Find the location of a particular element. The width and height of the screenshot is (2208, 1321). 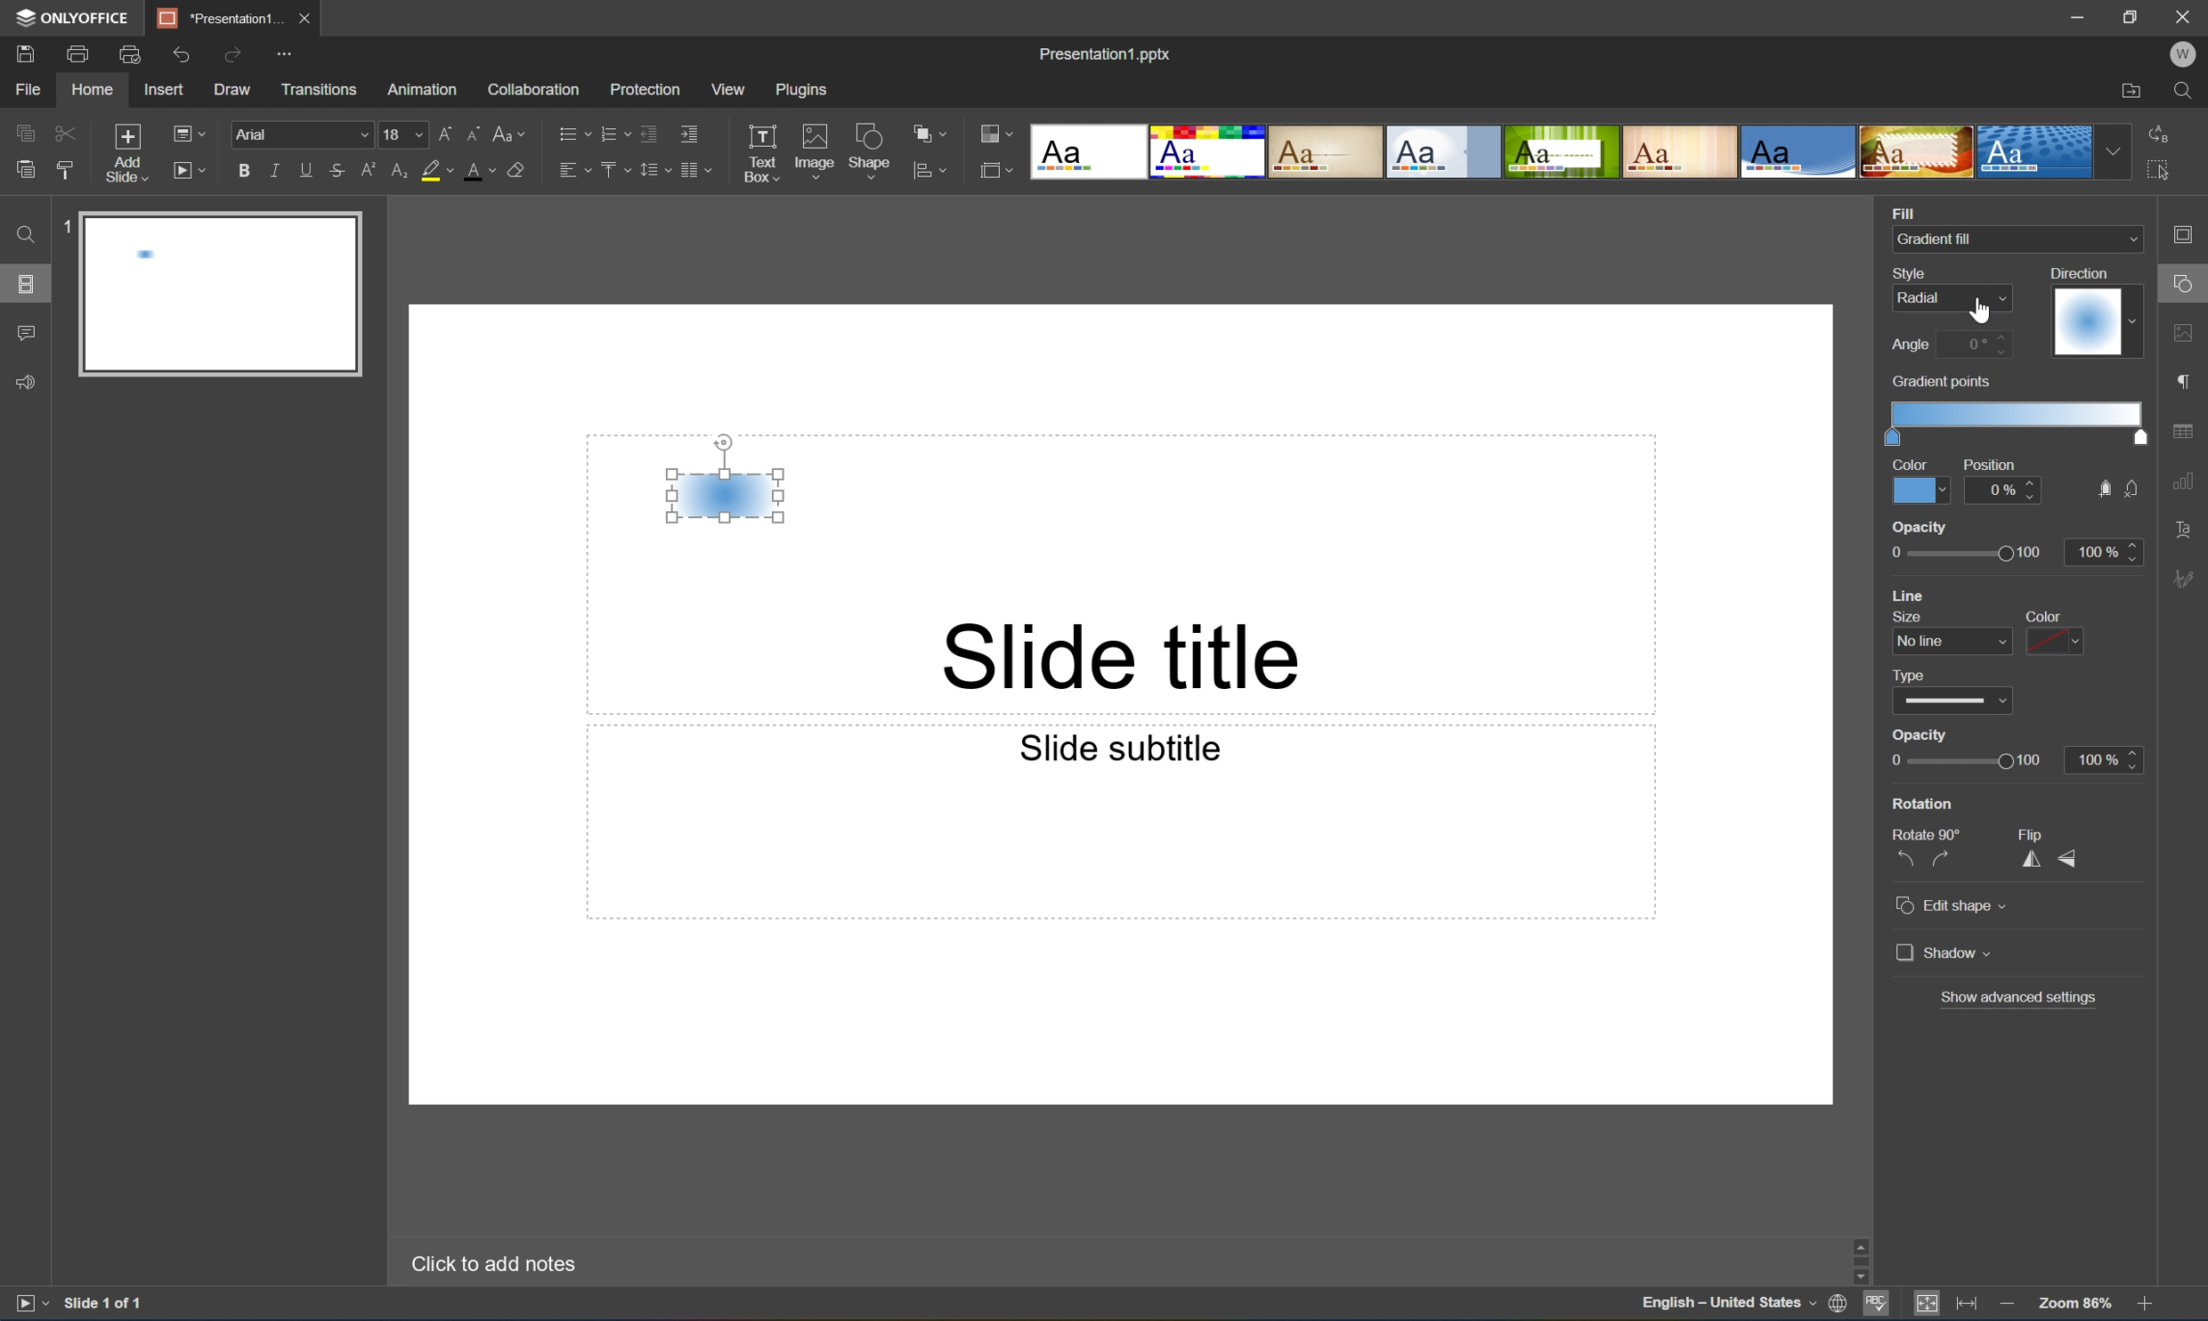

Gradient is located at coordinates (724, 493).